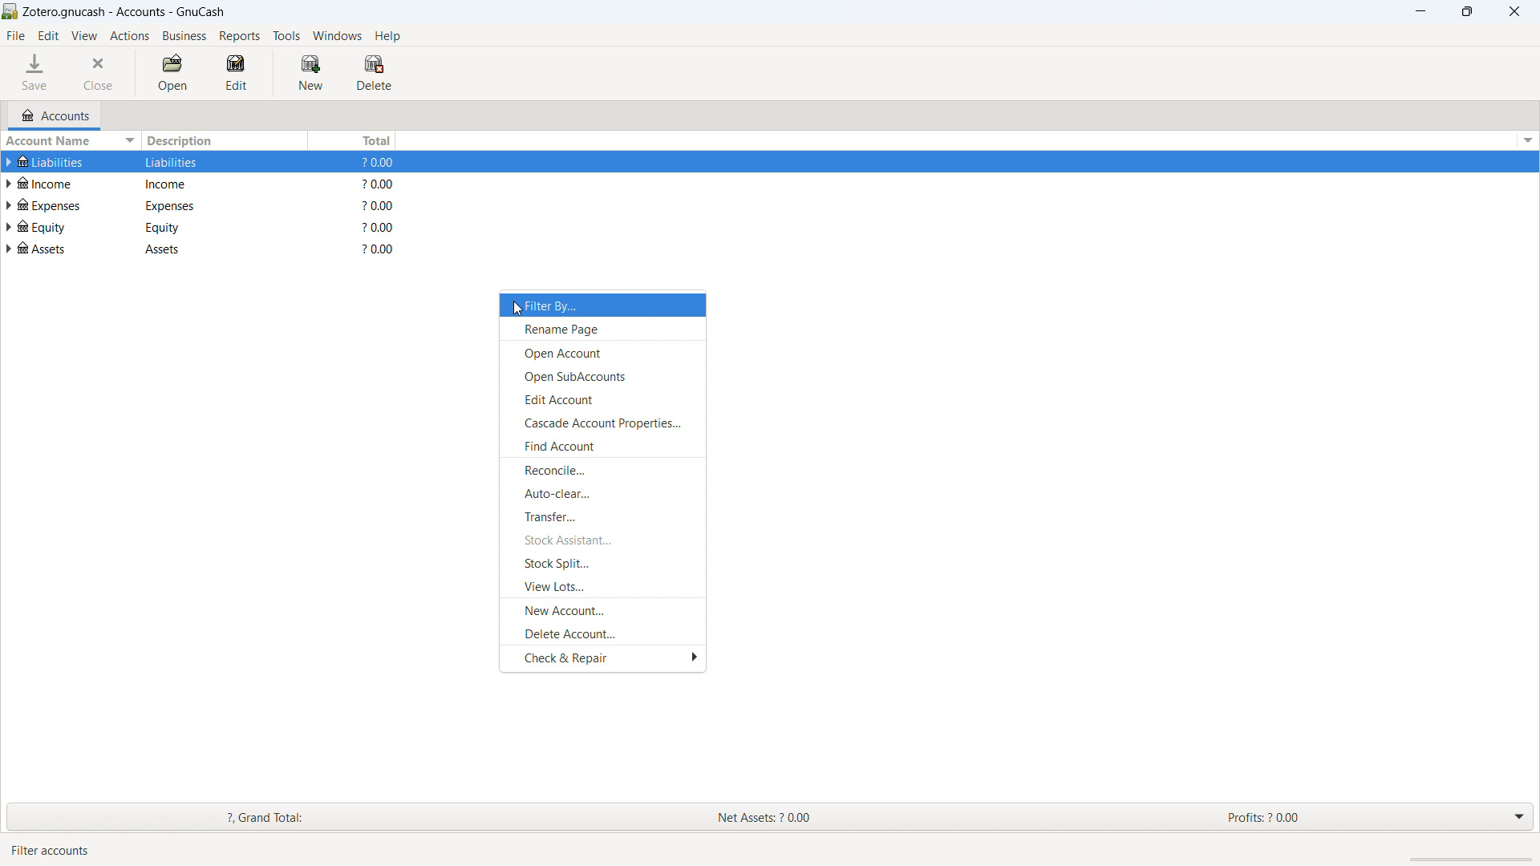 The height and width of the screenshot is (866, 1540). Describe the element at coordinates (184, 204) in the screenshot. I see `expenses` at that location.